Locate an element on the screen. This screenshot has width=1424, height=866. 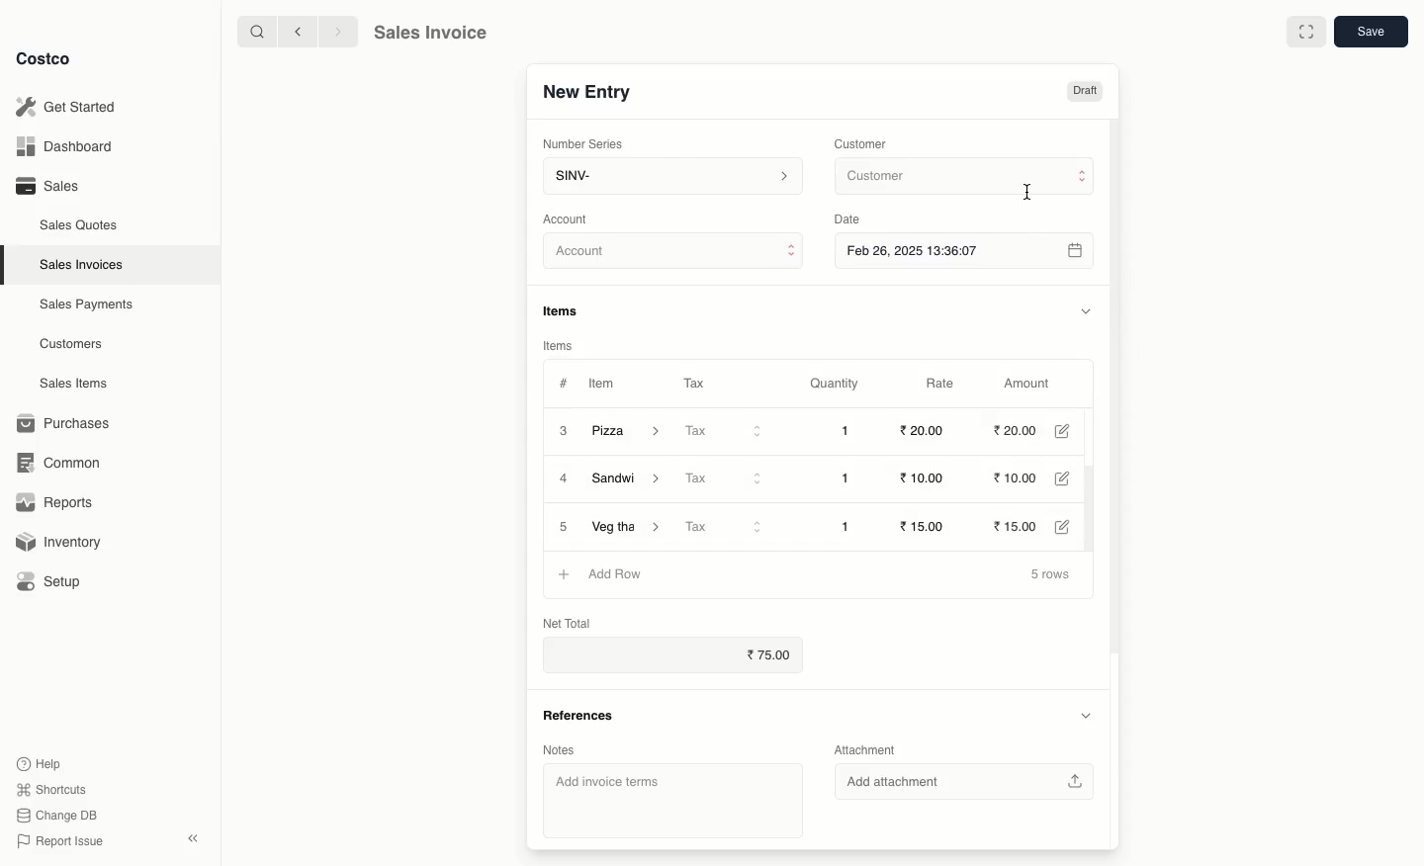
Notes is located at coordinates (558, 748).